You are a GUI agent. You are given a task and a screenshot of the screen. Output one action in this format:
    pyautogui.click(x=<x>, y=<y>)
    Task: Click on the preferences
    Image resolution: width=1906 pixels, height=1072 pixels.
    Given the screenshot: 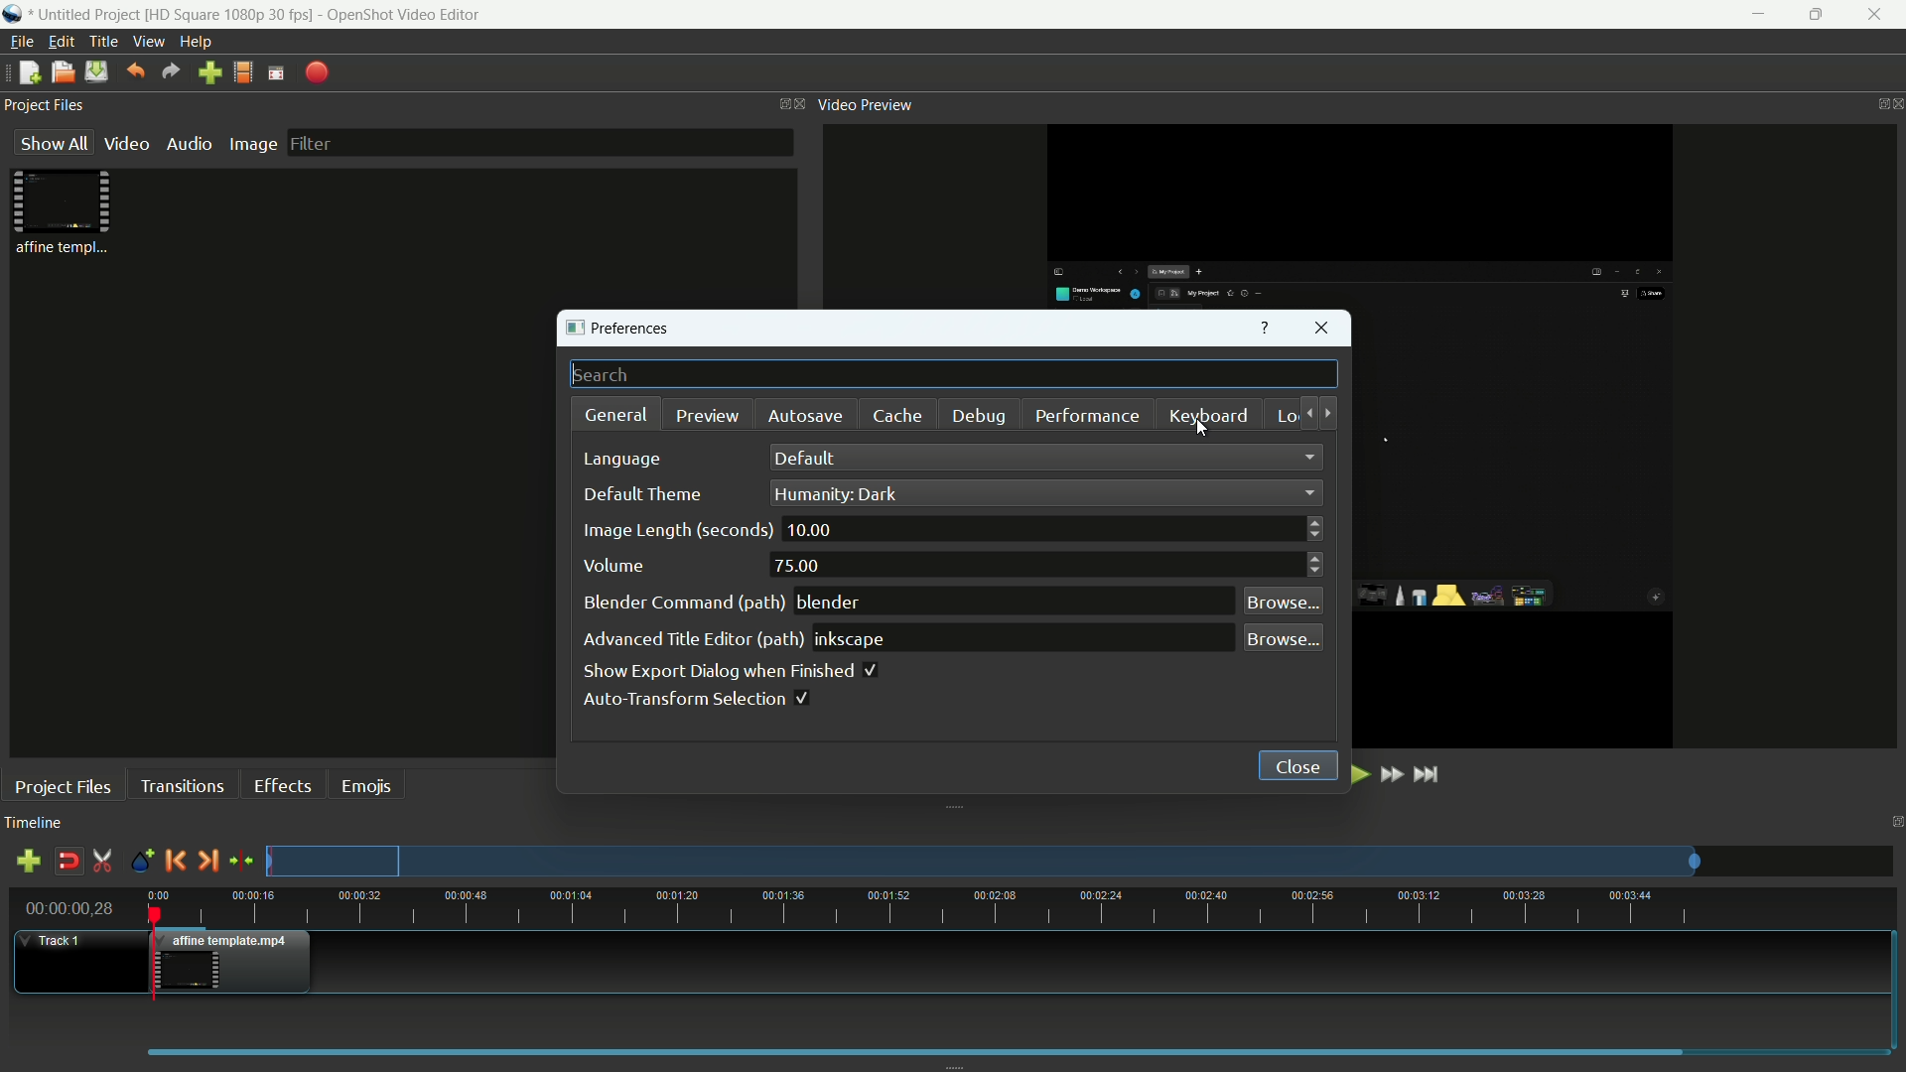 What is the action you would take?
    pyautogui.click(x=624, y=330)
    